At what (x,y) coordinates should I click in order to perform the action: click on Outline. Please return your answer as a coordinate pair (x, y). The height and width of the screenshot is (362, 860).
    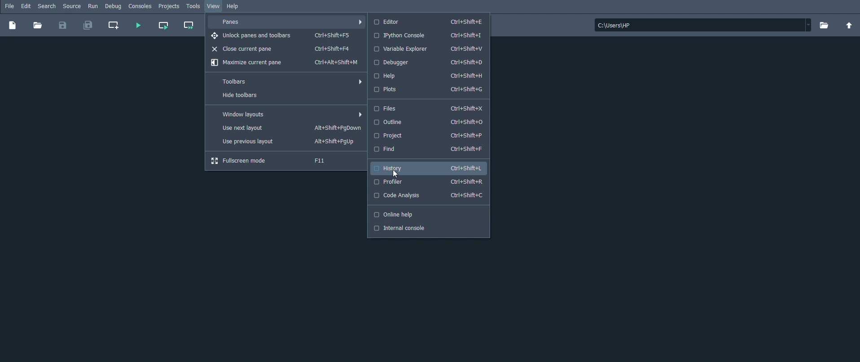
    Looking at the image, I should click on (430, 122).